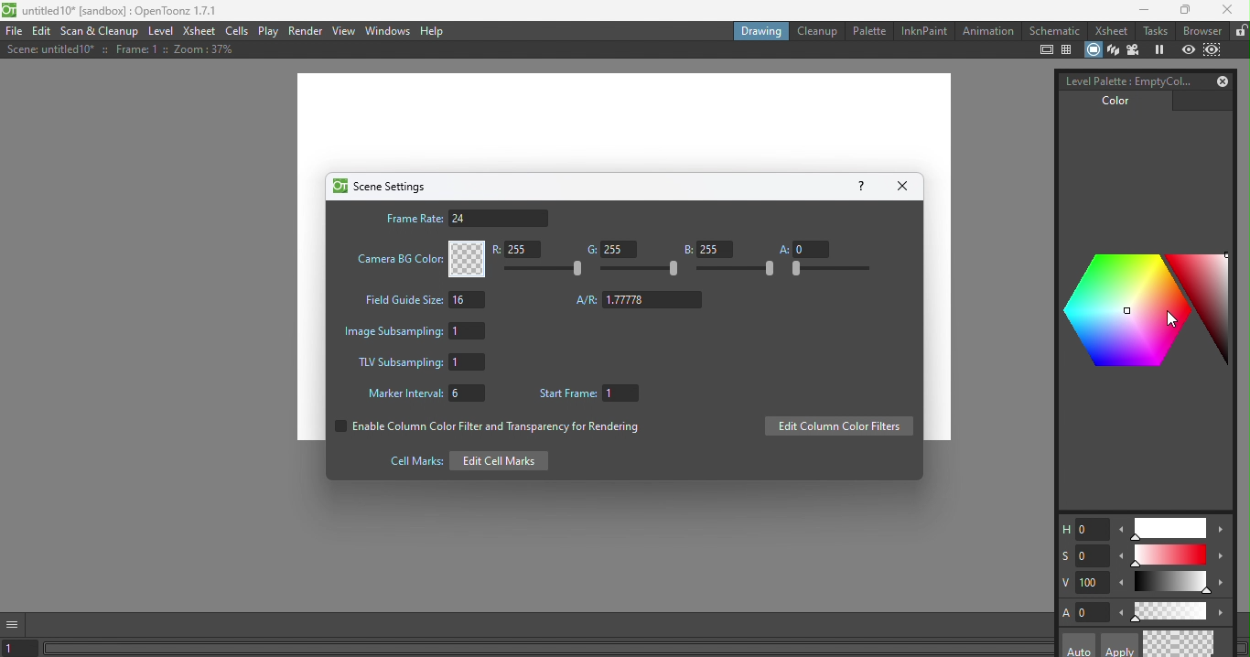 This screenshot has height=657, width=1250. I want to click on Field guide size, so click(422, 302).